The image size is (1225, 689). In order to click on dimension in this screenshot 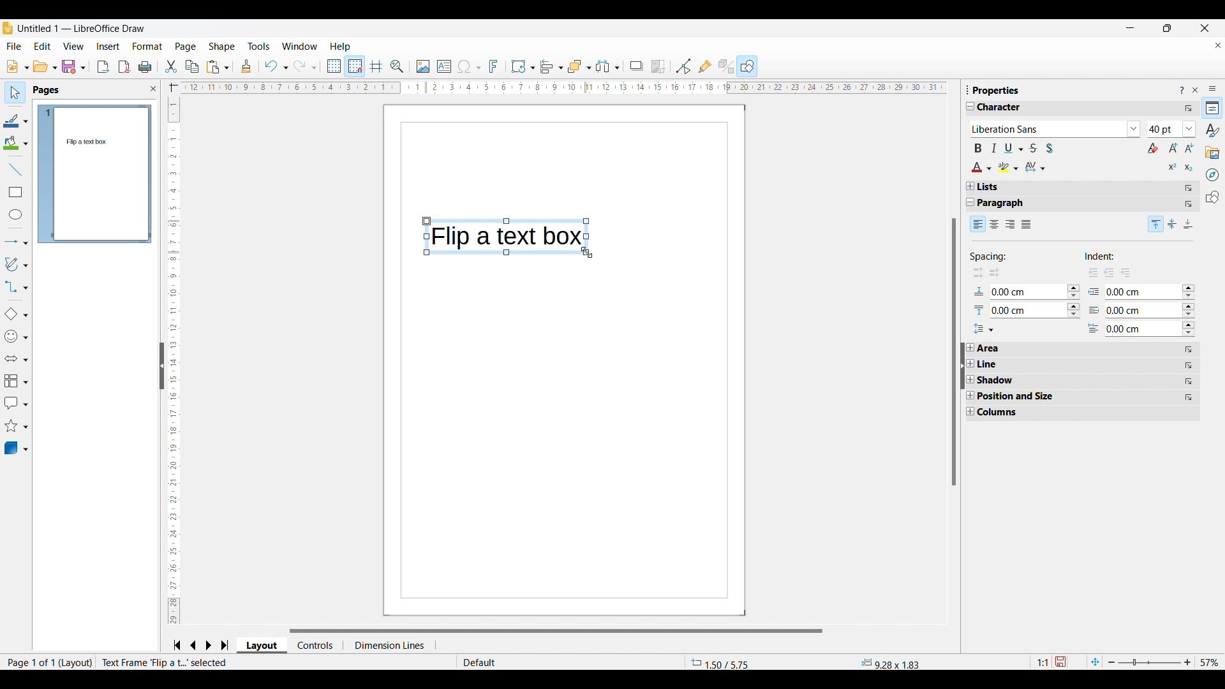, I will do `click(394, 644)`.